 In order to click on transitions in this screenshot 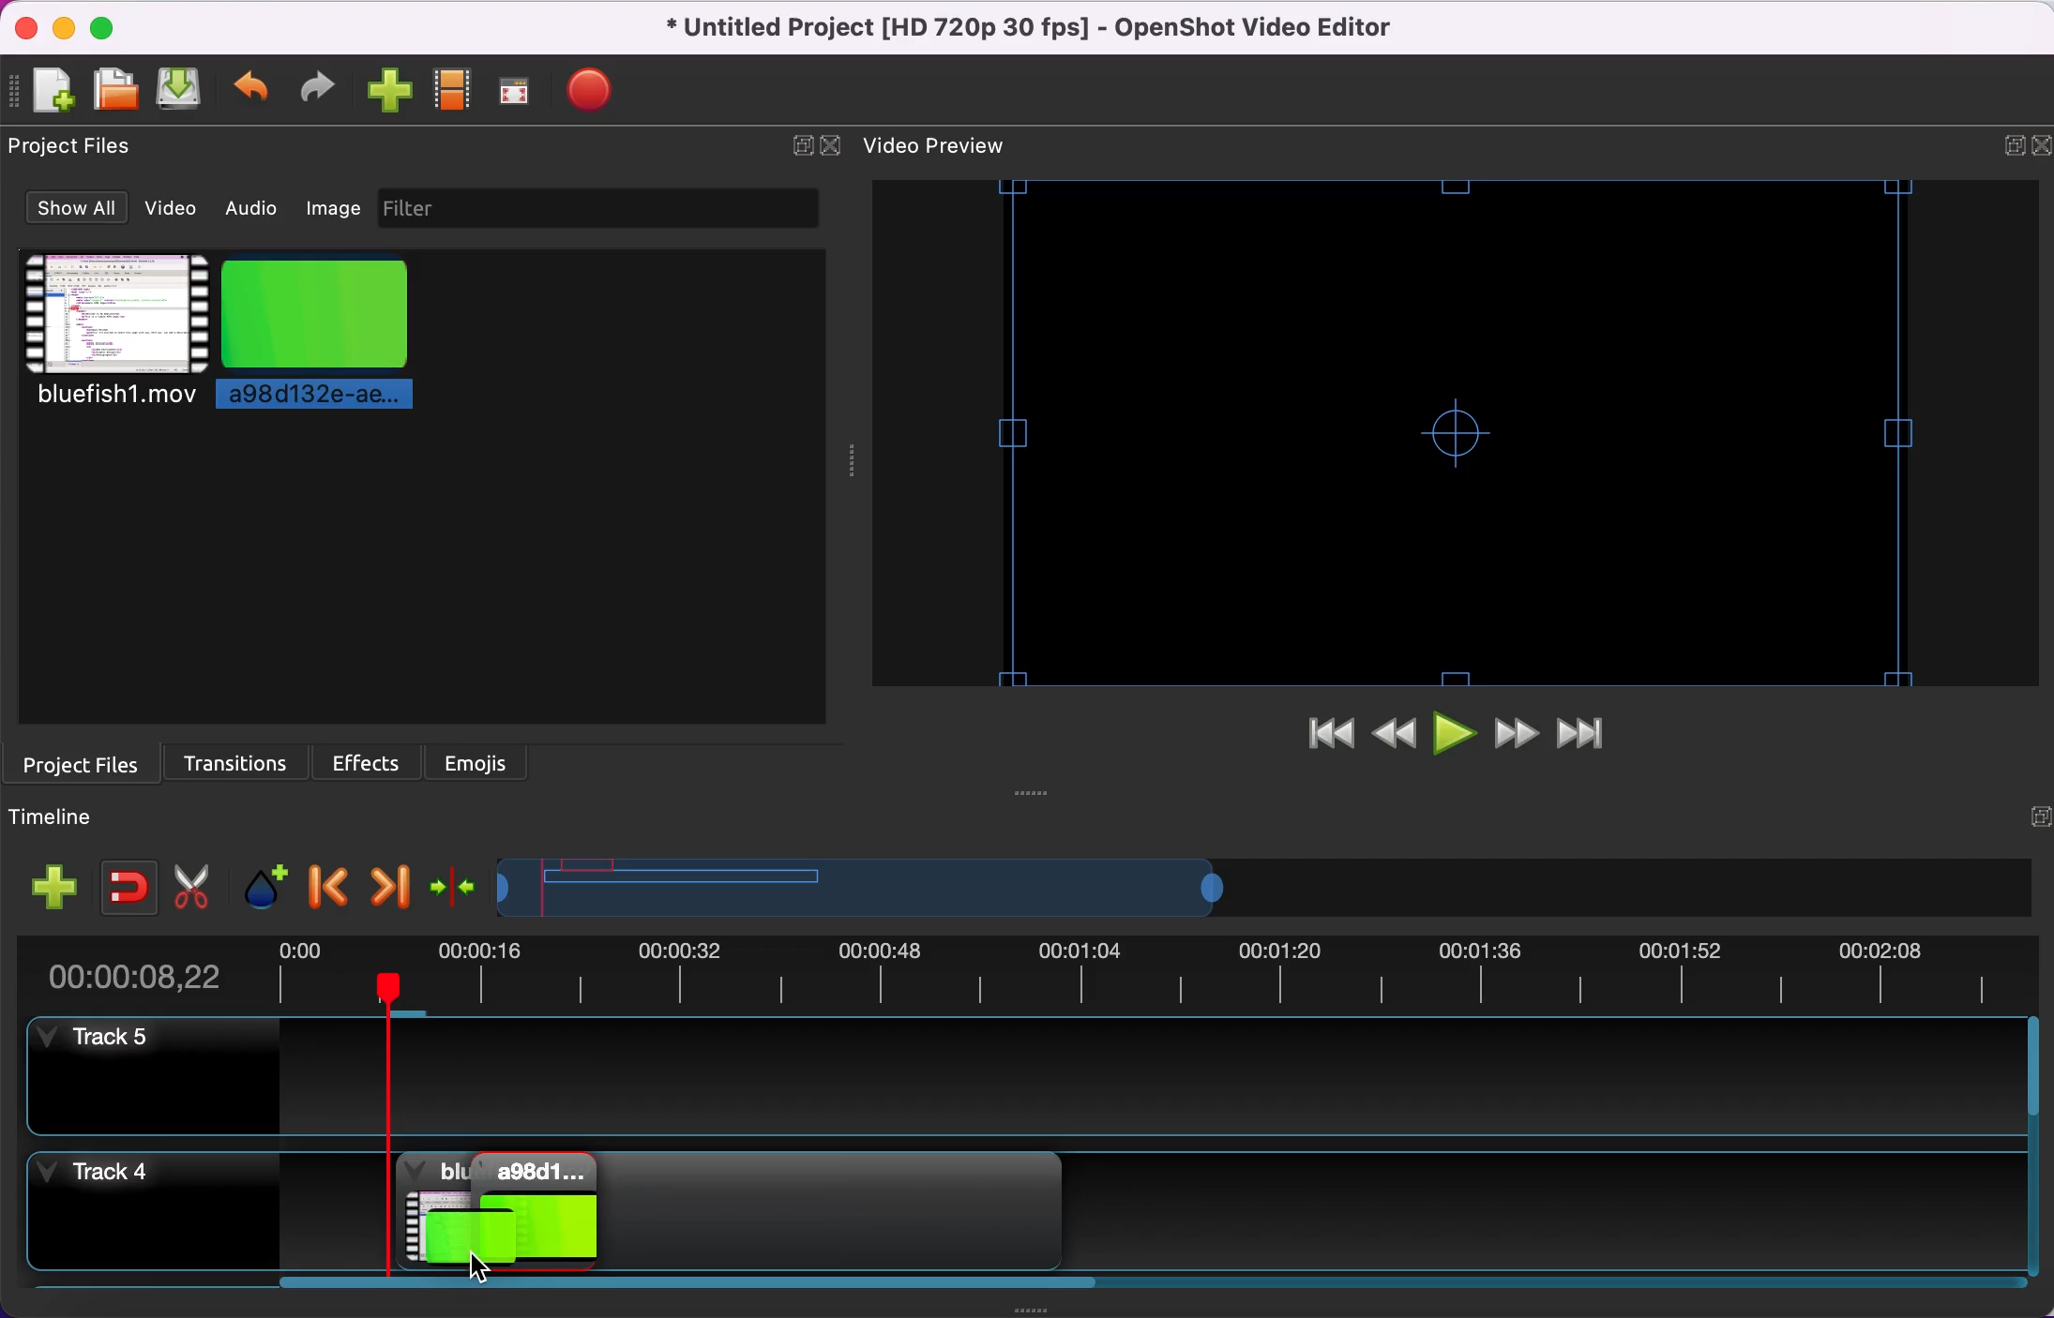, I will do `click(237, 760)`.